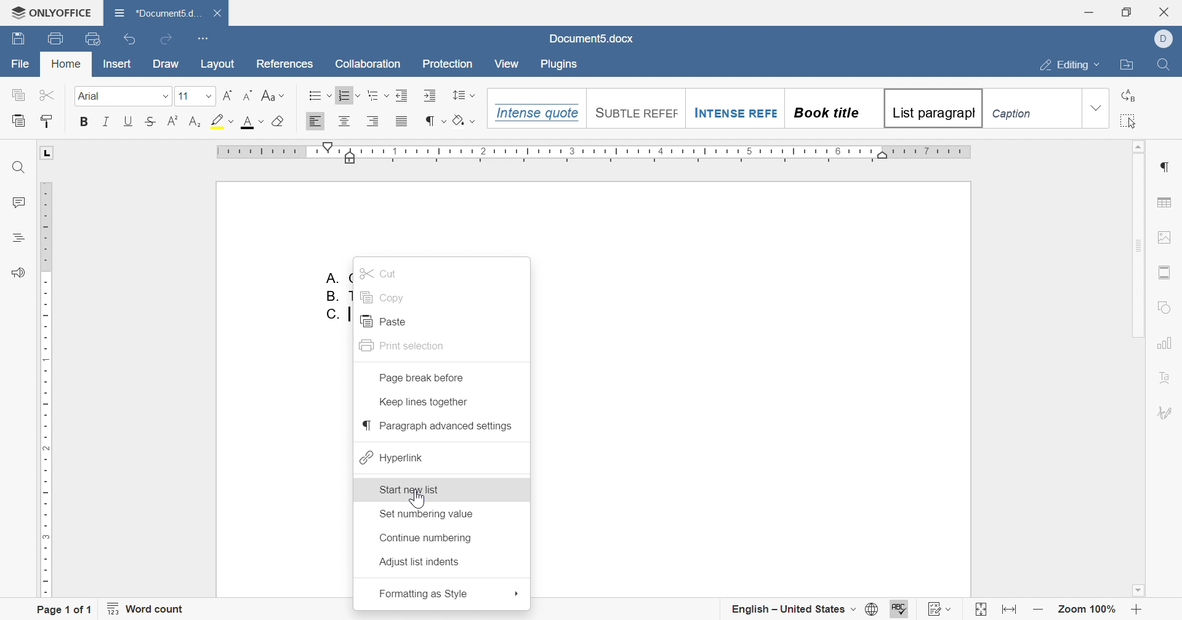 Image resolution: width=1182 pixels, height=620 pixels. Describe the element at coordinates (47, 93) in the screenshot. I see `cut` at that location.